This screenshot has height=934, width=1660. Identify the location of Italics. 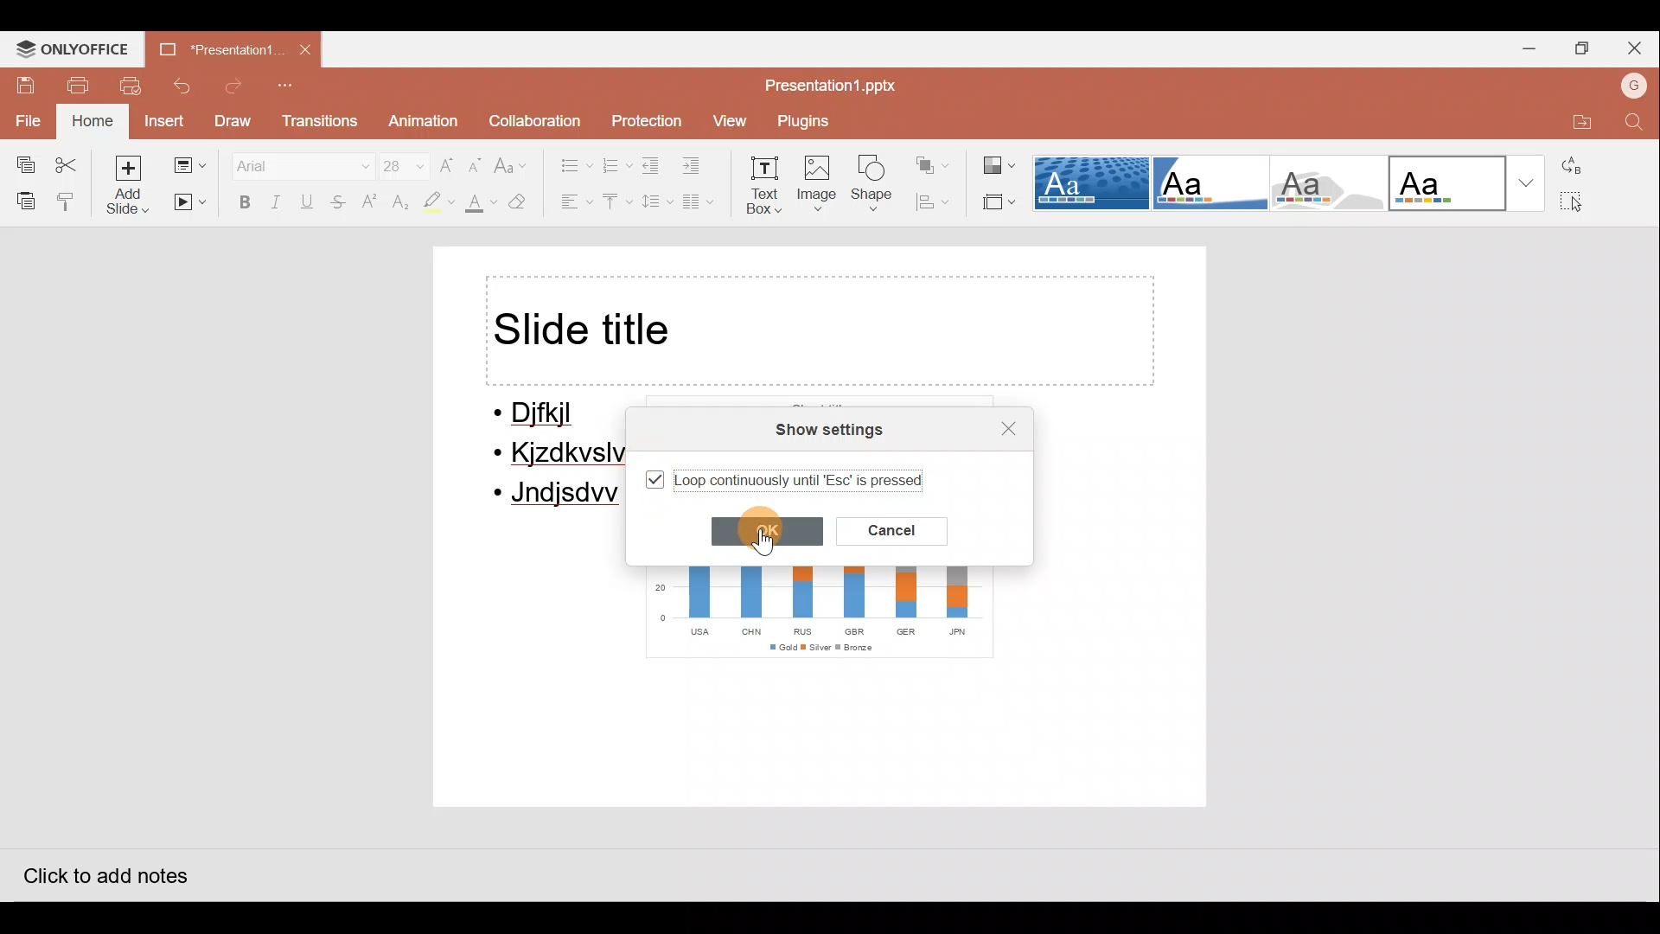
(271, 198).